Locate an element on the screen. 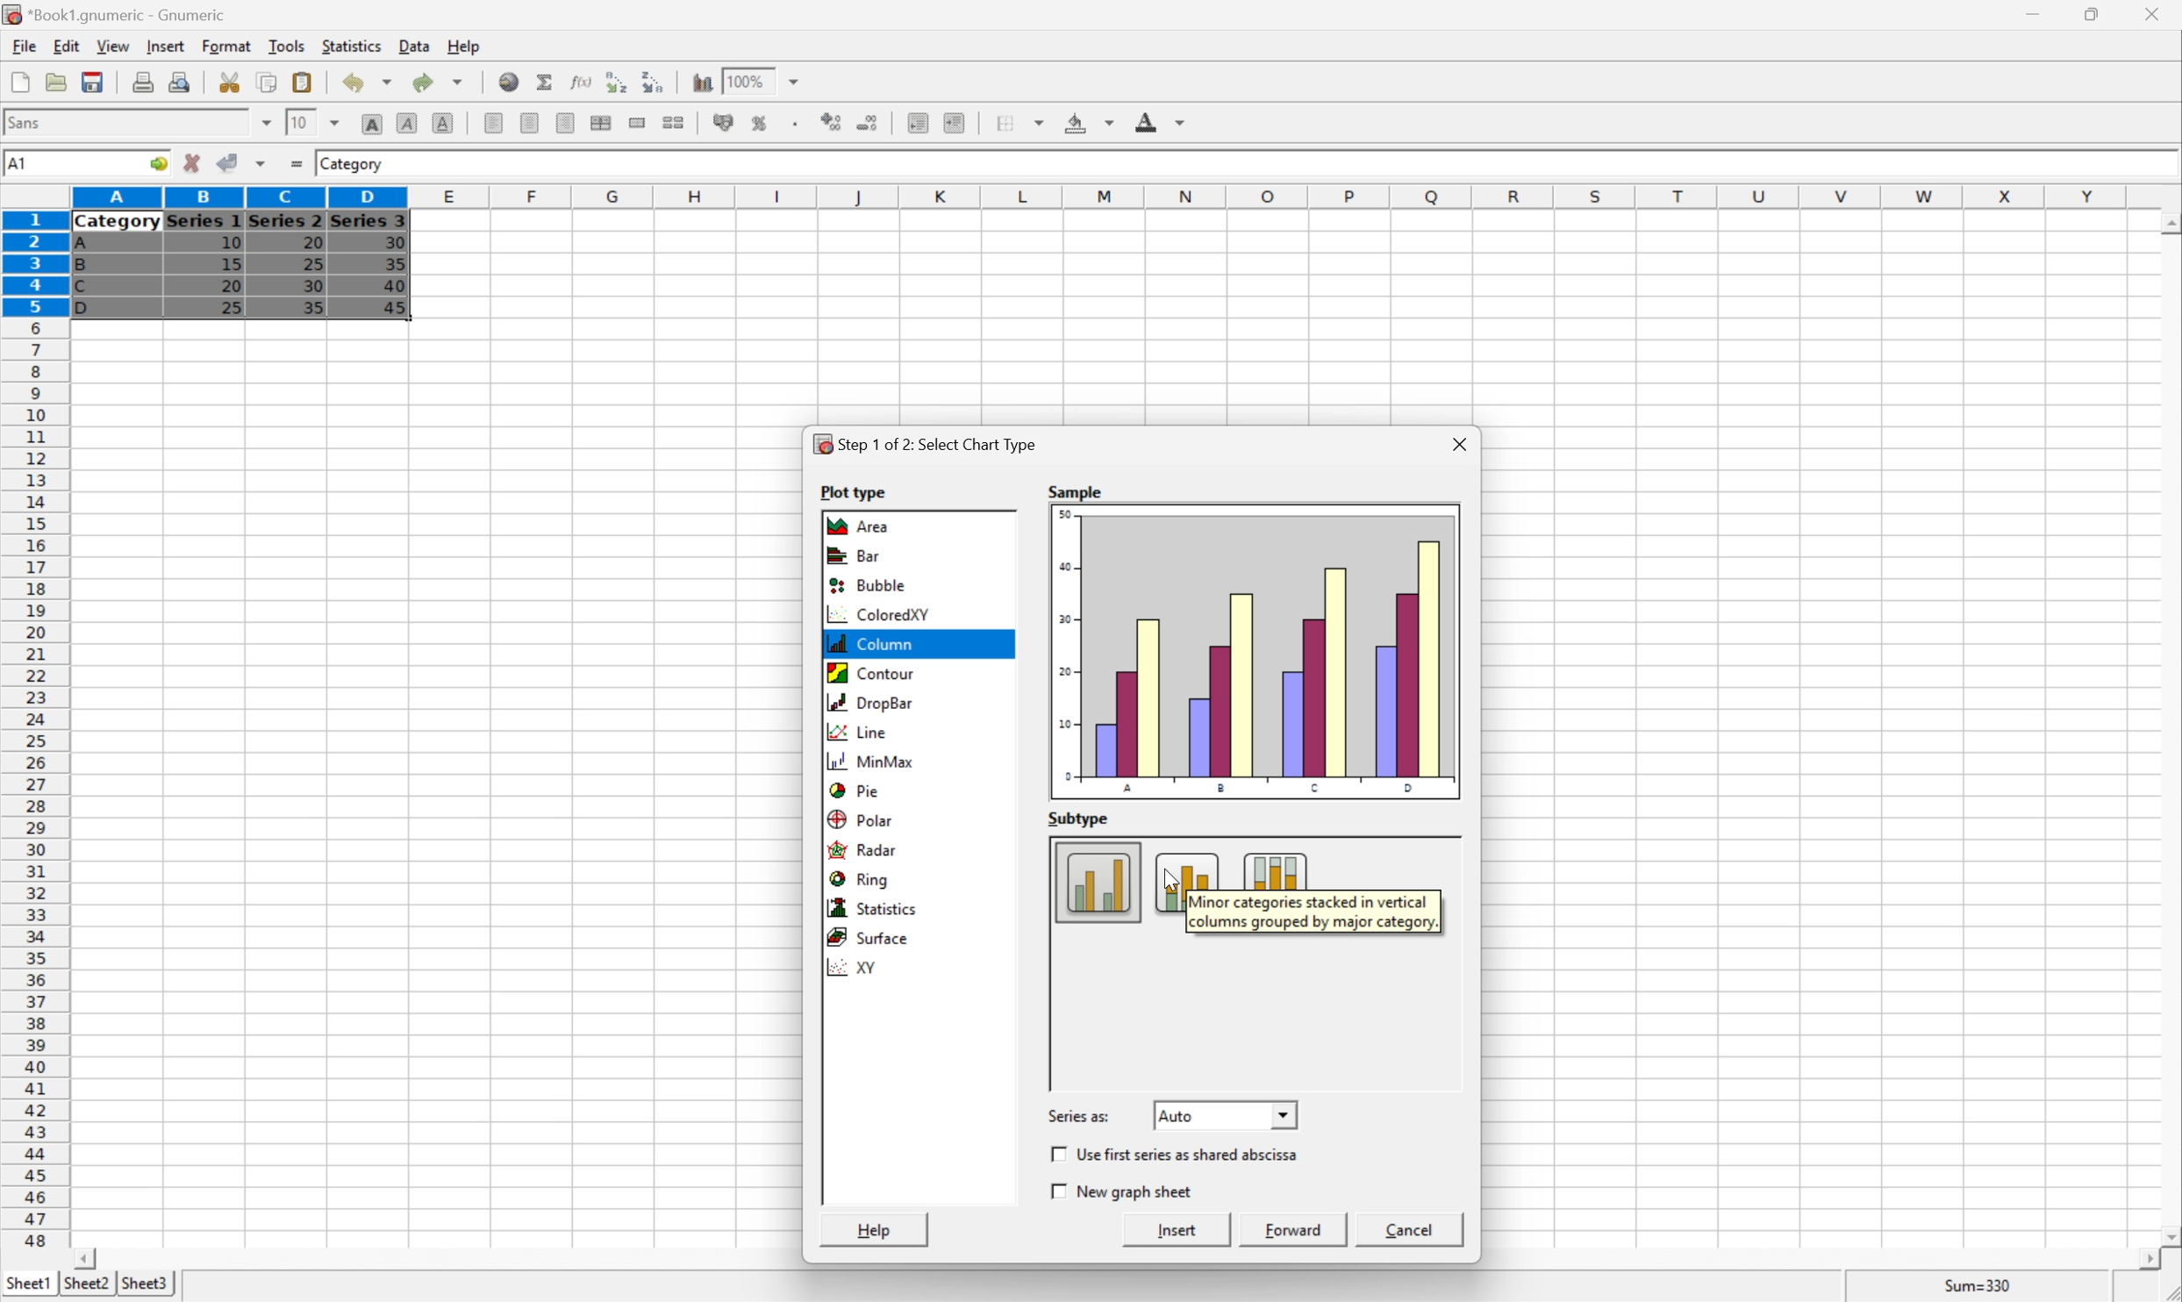  Enter formula is located at coordinates (299, 161).